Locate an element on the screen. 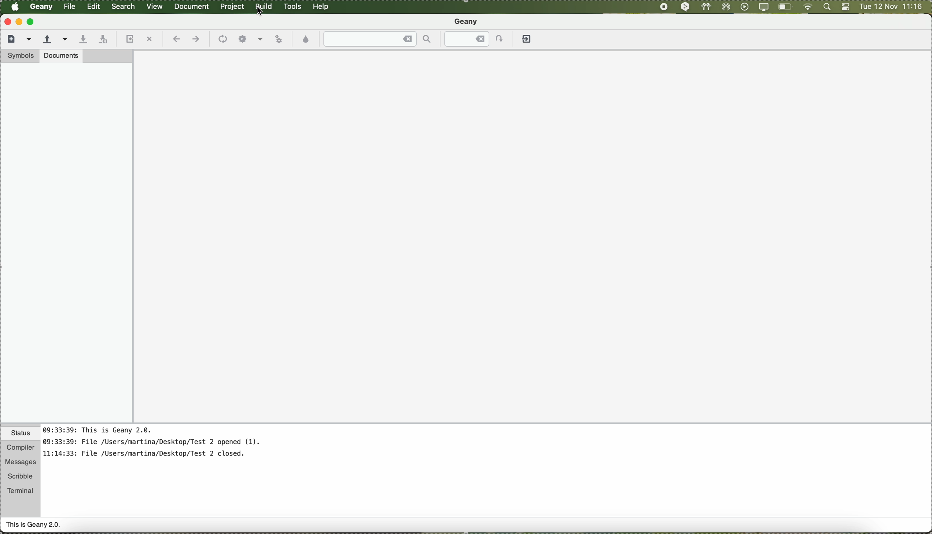  find the entered text in the current file is located at coordinates (378, 39).